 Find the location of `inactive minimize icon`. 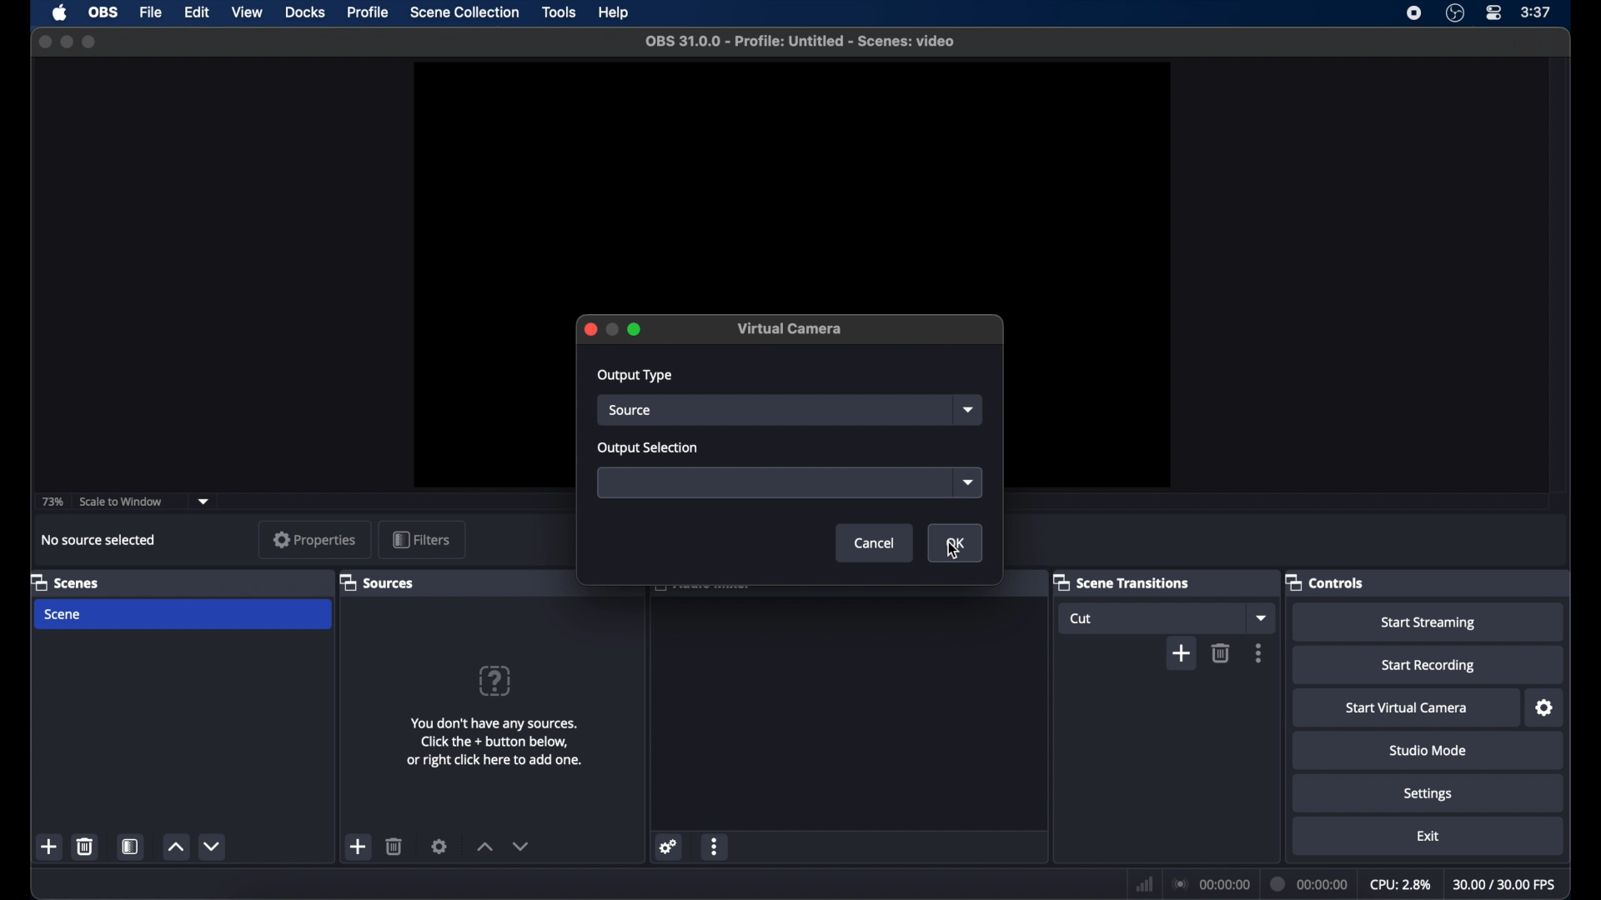

inactive minimize icon is located at coordinates (612, 330).